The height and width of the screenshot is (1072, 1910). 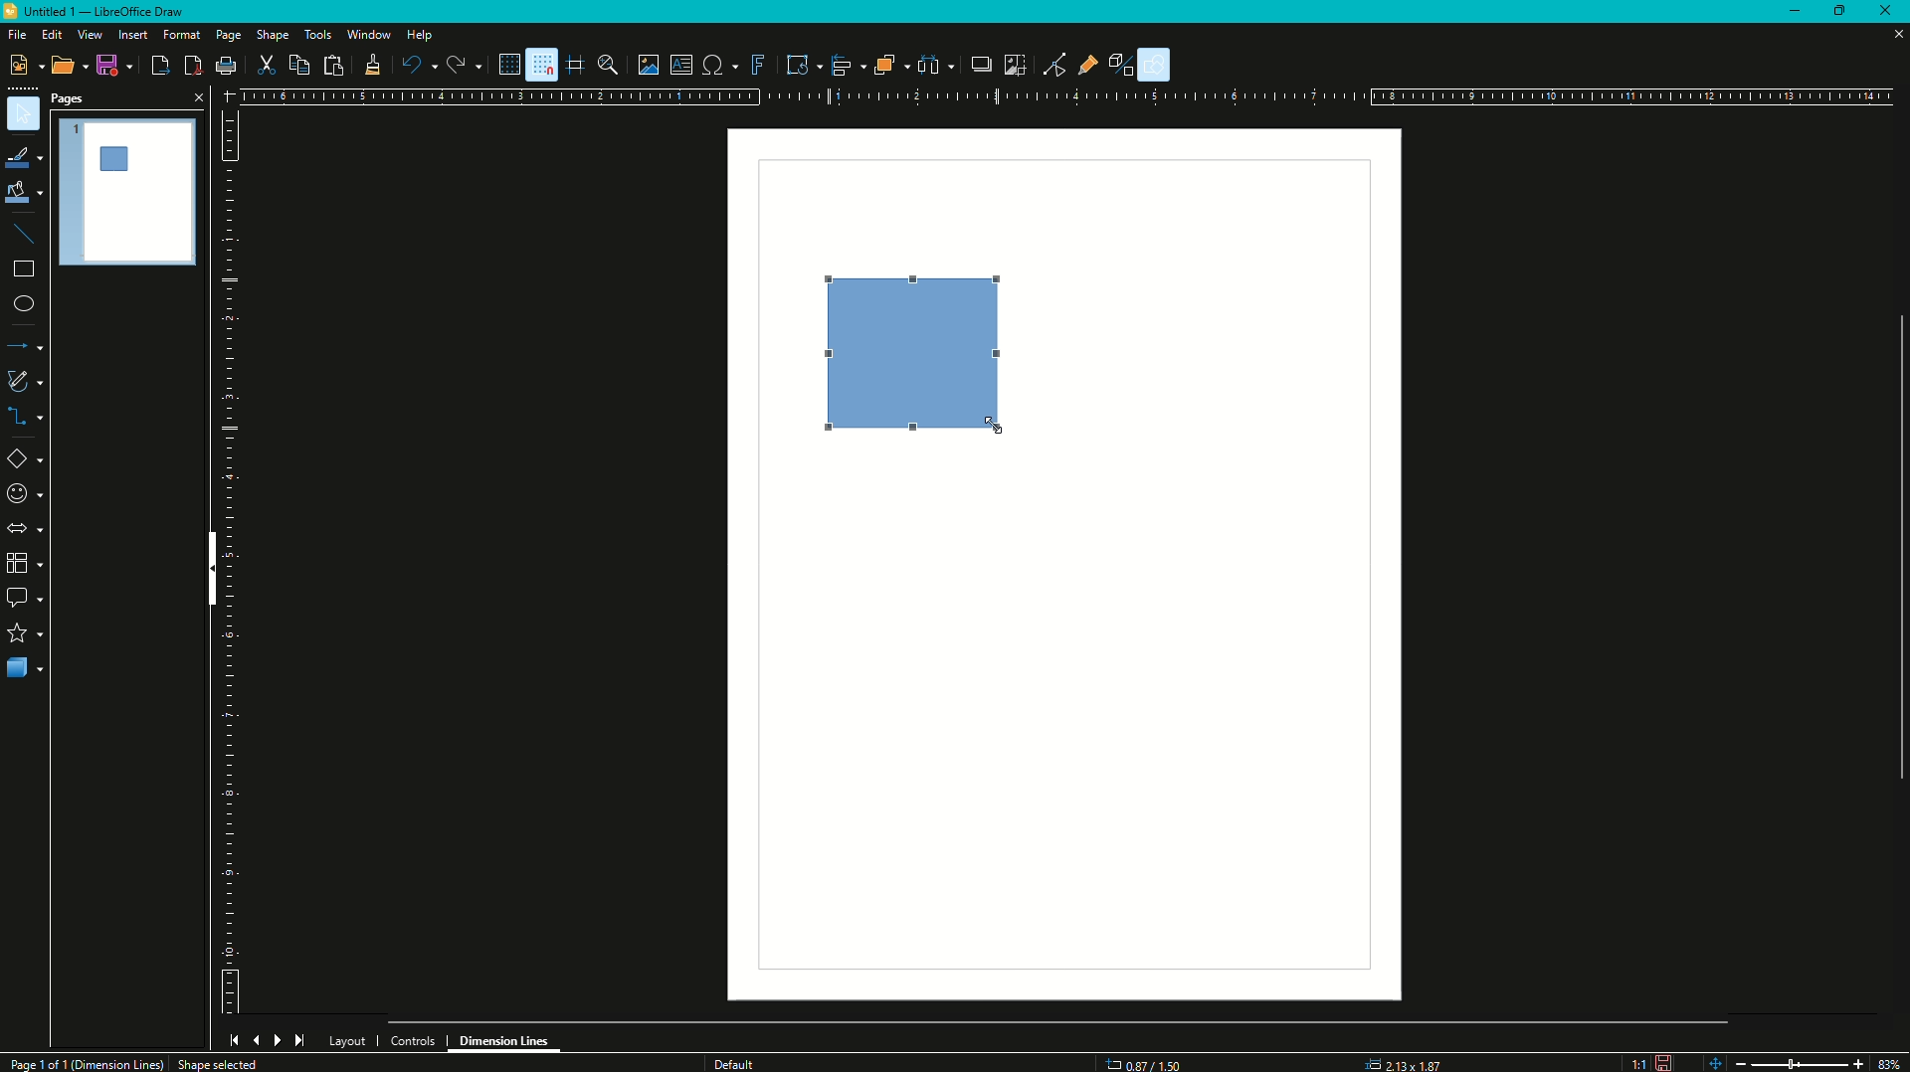 I want to click on Lines, so click(x=25, y=234).